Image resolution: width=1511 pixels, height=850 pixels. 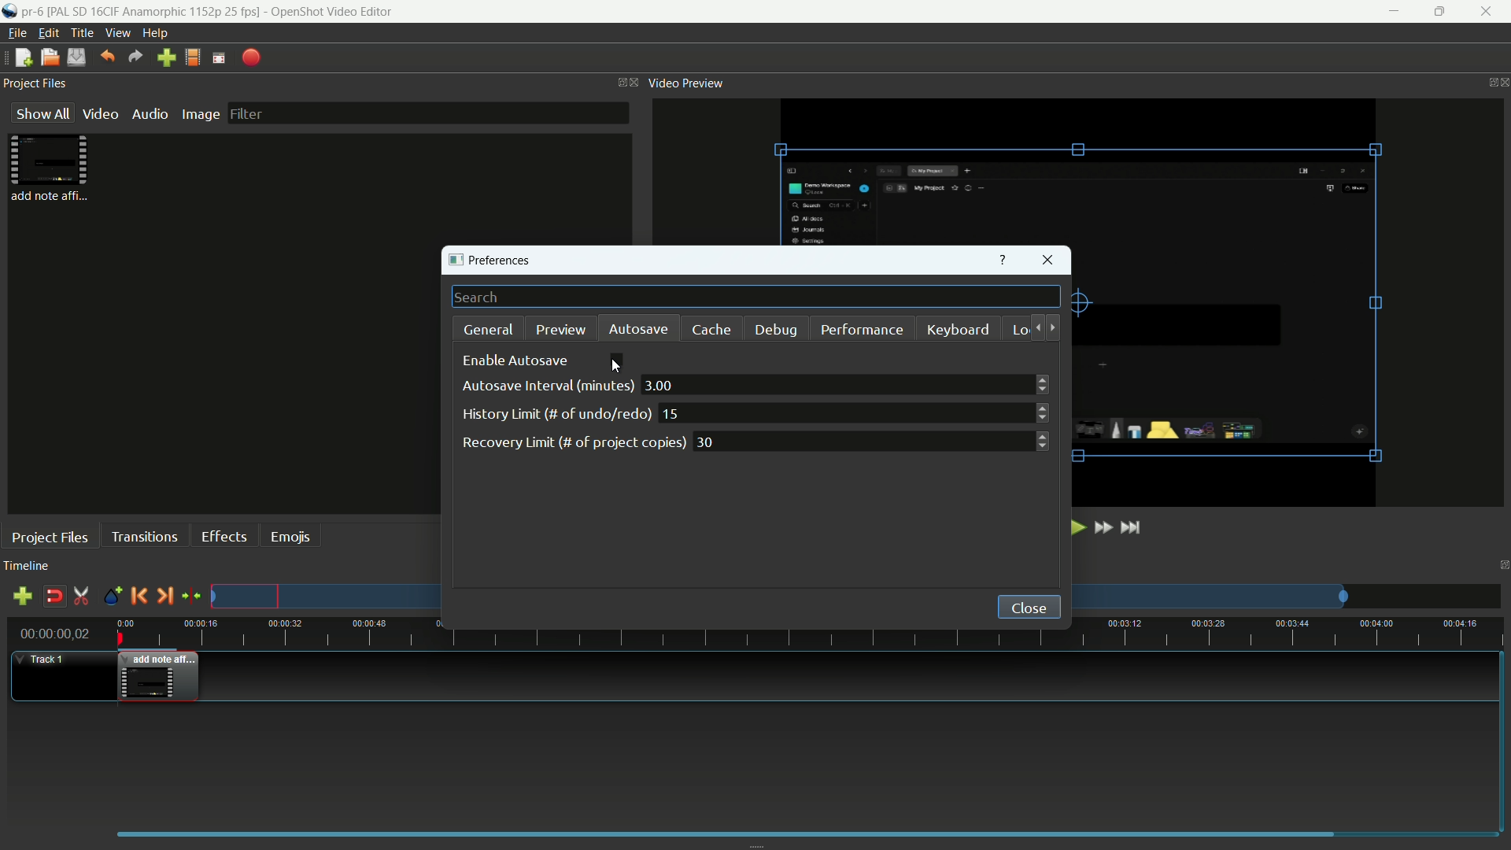 I want to click on help menu, so click(x=155, y=35).